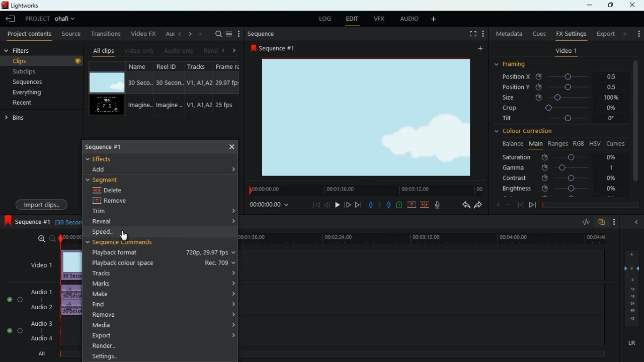 The height and width of the screenshot is (362, 644). I want to click on remove, so click(114, 316).